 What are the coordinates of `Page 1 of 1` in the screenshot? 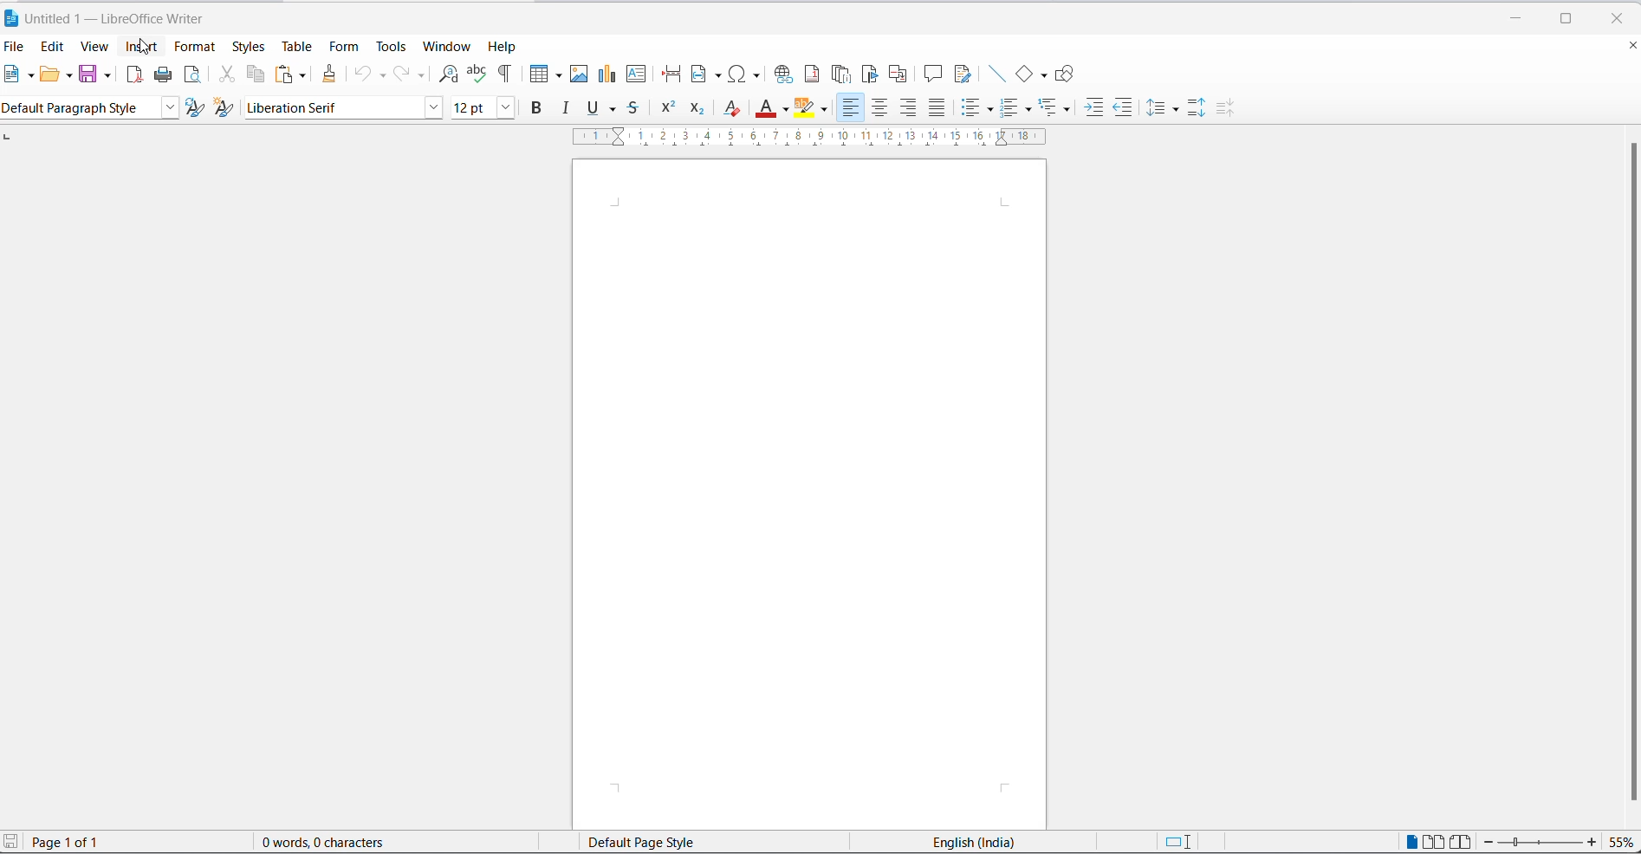 It's located at (94, 842).